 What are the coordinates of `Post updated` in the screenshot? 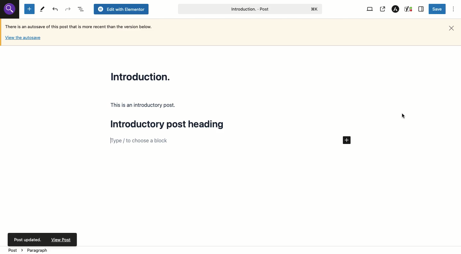 It's located at (43, 240).